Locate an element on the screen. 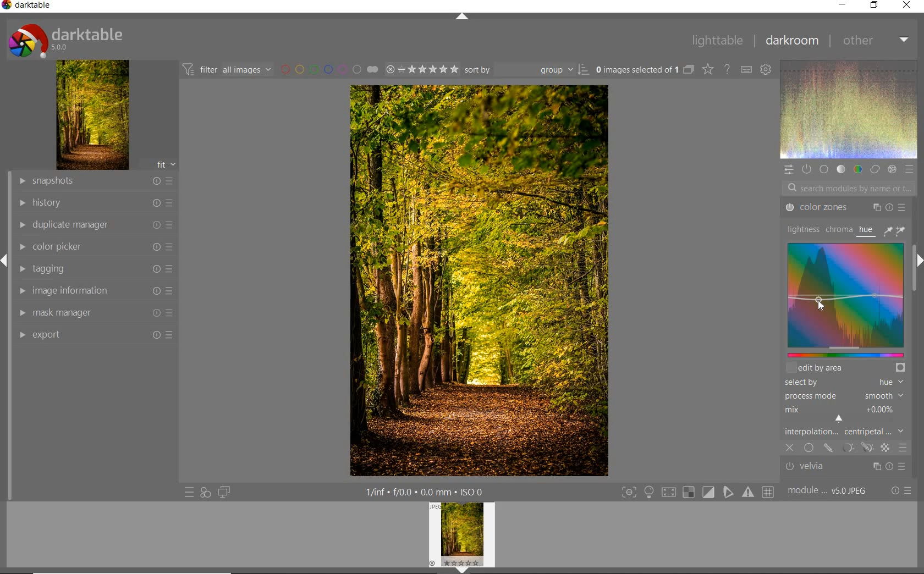  mix is located at coordinates (847, 415).